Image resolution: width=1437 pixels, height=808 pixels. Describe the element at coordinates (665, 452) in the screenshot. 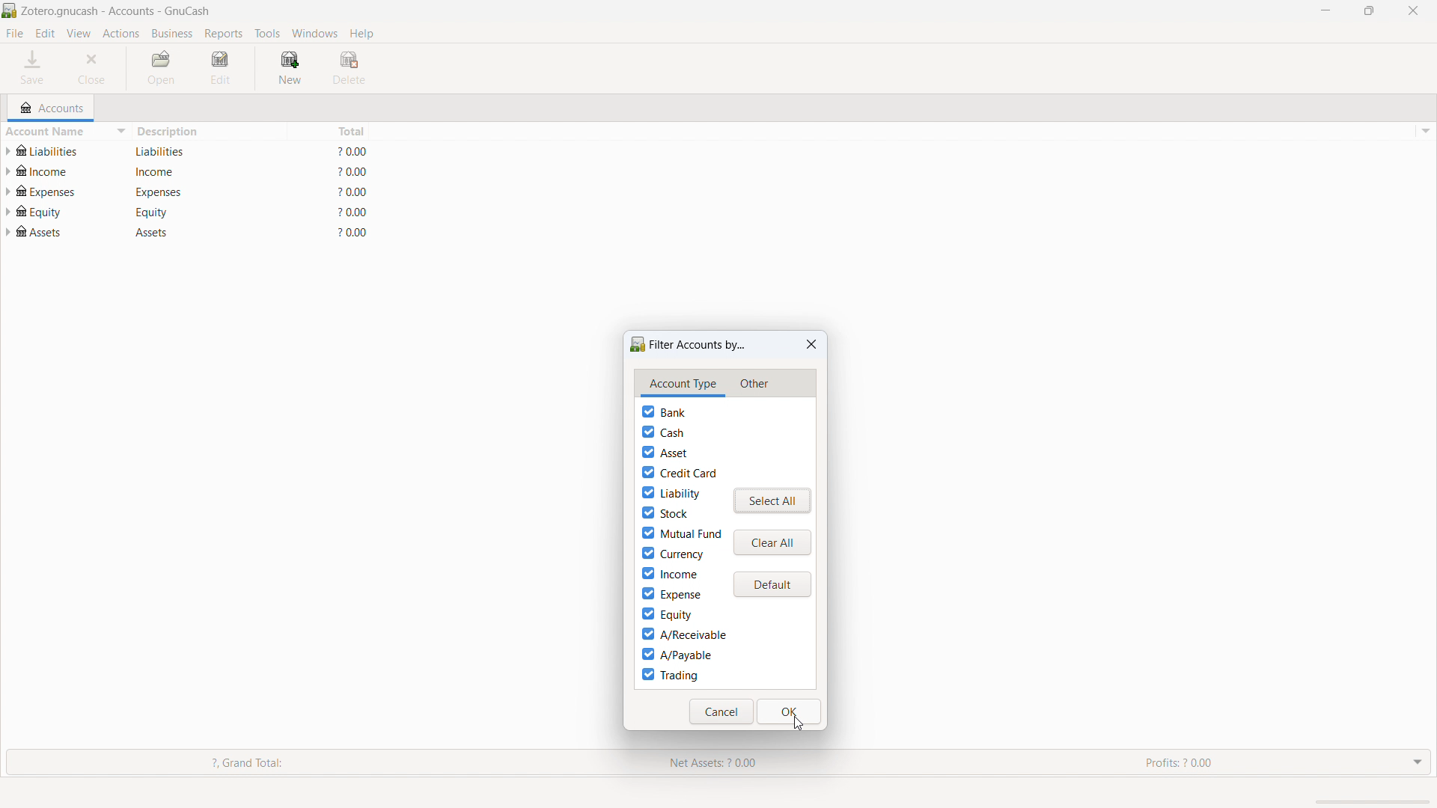

I see `asset` at that location.